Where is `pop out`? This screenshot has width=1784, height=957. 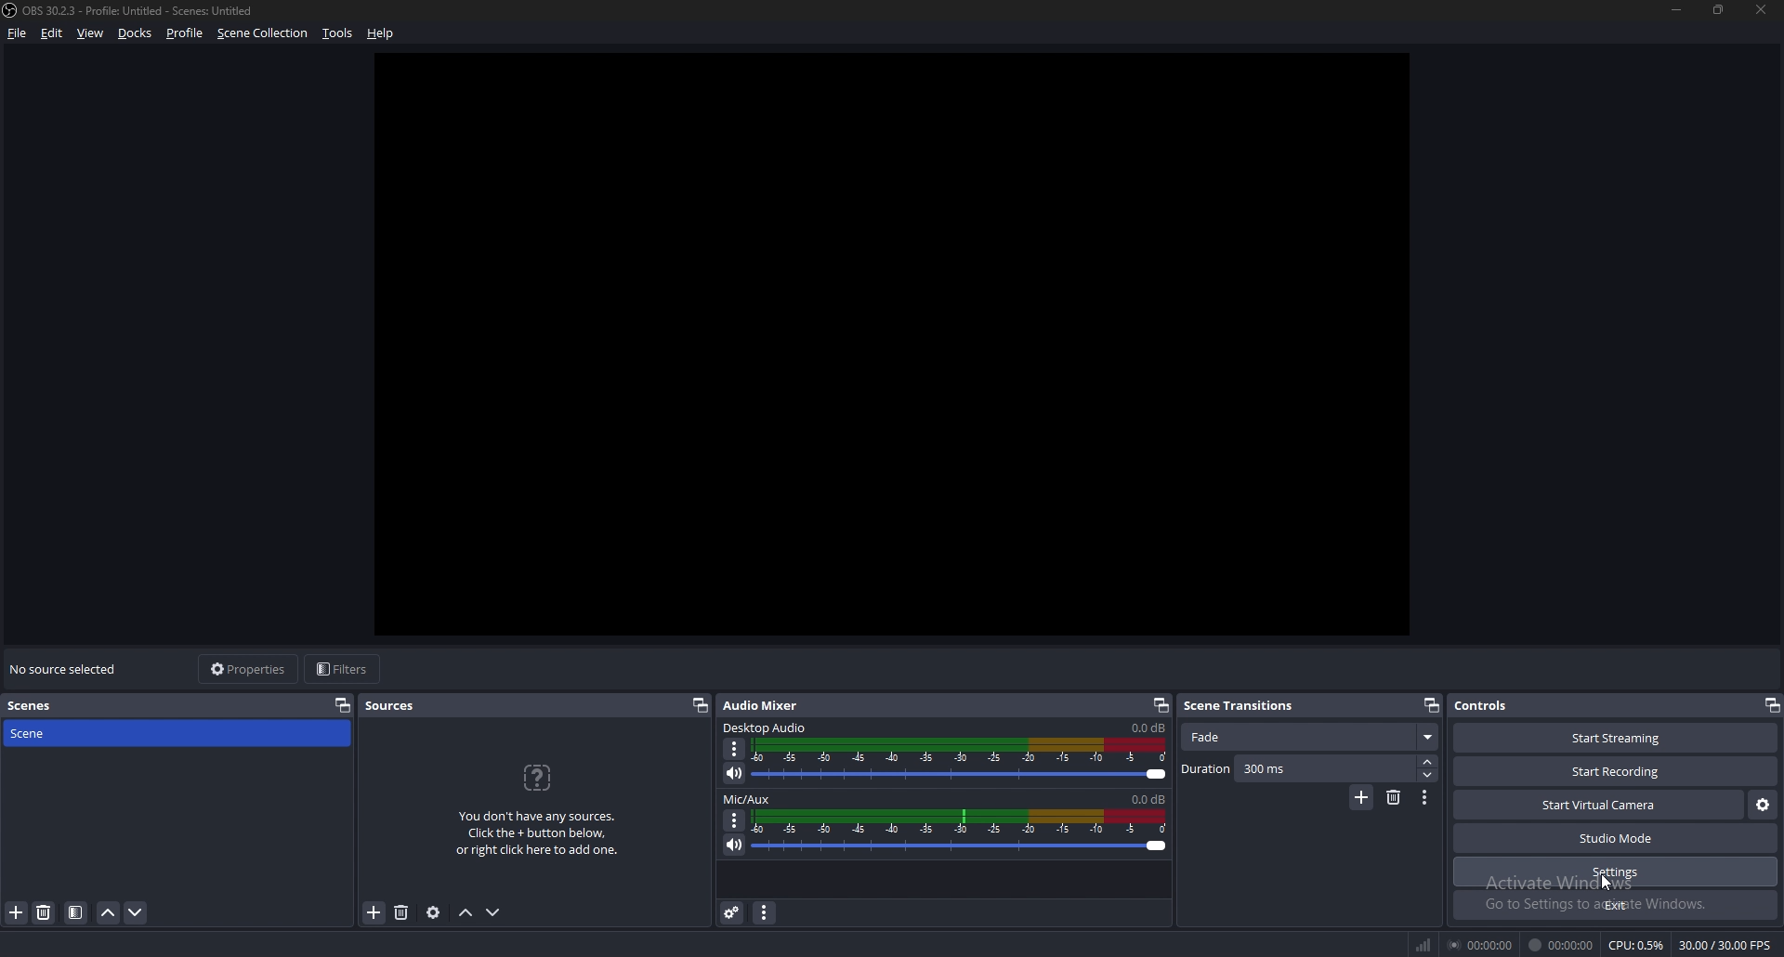
pop out is located at coordinates (1432, 704).